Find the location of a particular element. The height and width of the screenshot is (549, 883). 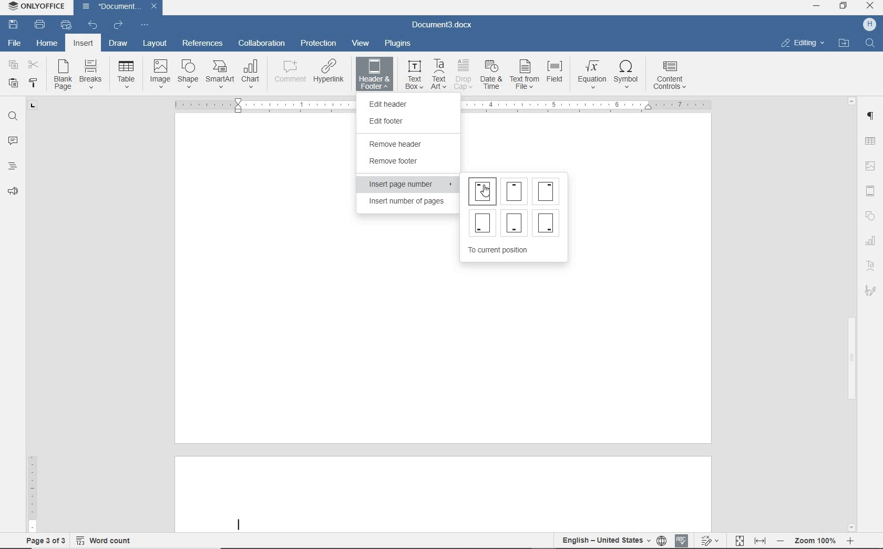

COLLABORATION is located at coordinates (262, 45).